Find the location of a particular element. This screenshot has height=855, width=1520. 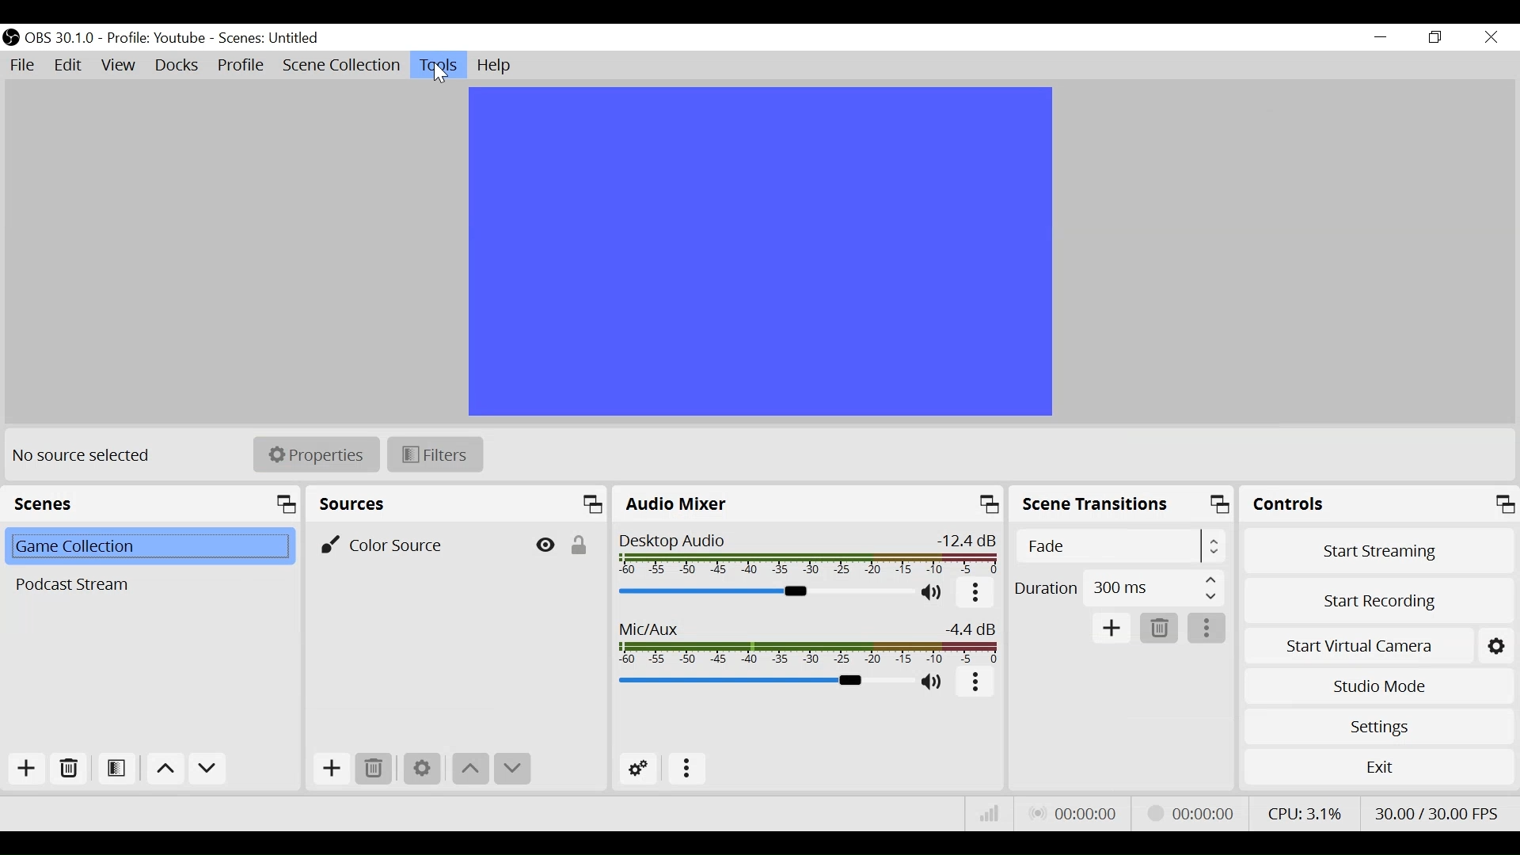

Tools is located at coordinates (439, 66).